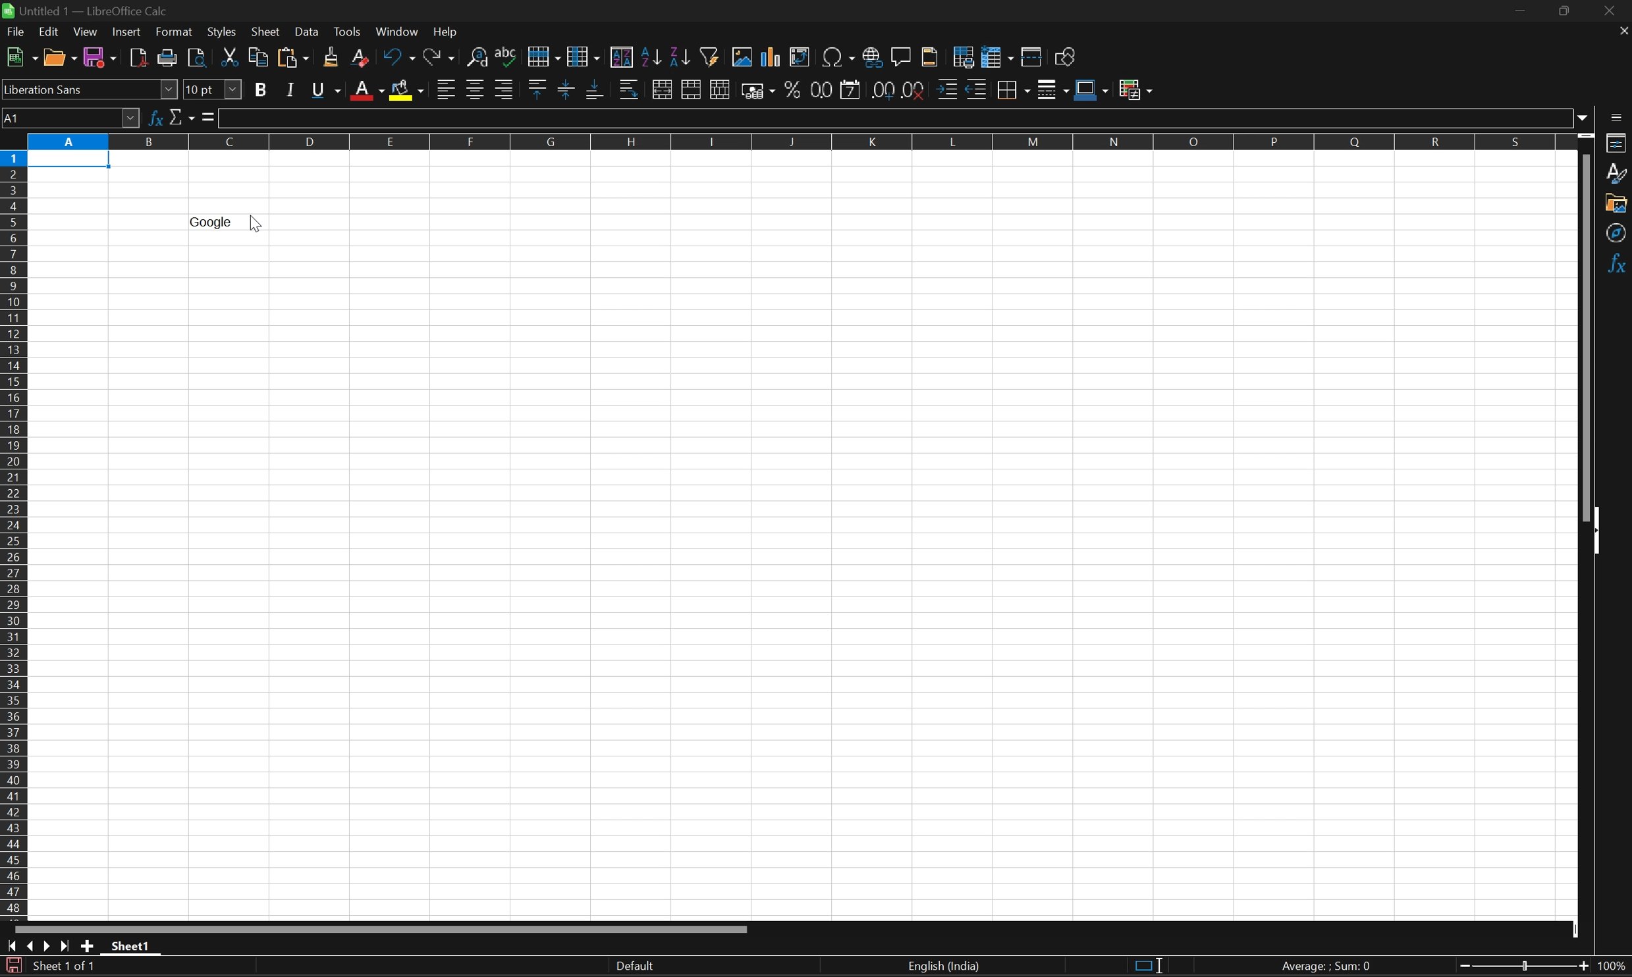  Describe the element at coordinates (1522, 11) in the screenshot. I see `Minimize` at that location.